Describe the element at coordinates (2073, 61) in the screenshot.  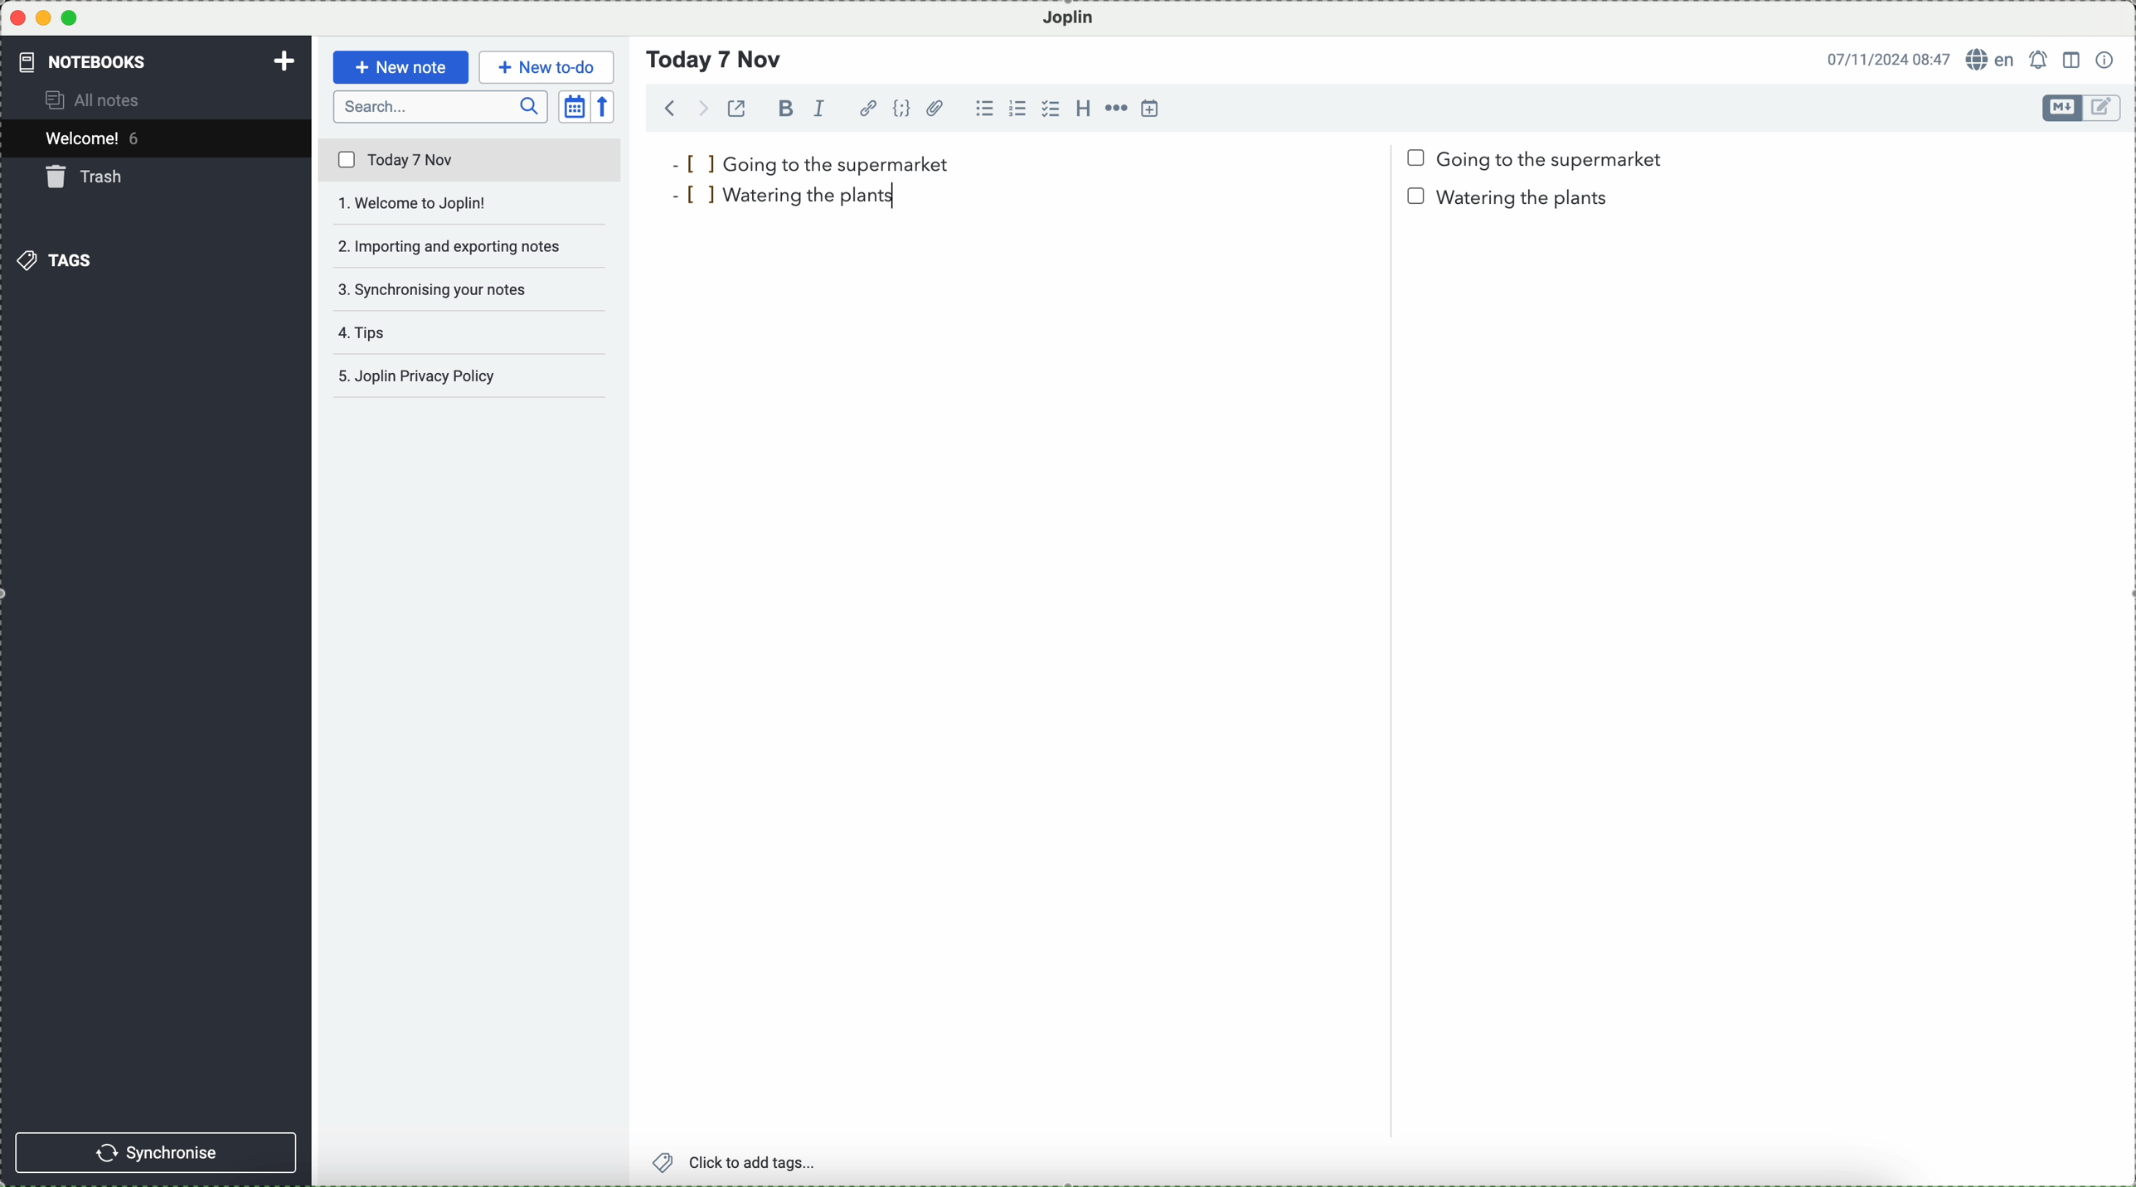
I see `toggle editor layout` at that location.